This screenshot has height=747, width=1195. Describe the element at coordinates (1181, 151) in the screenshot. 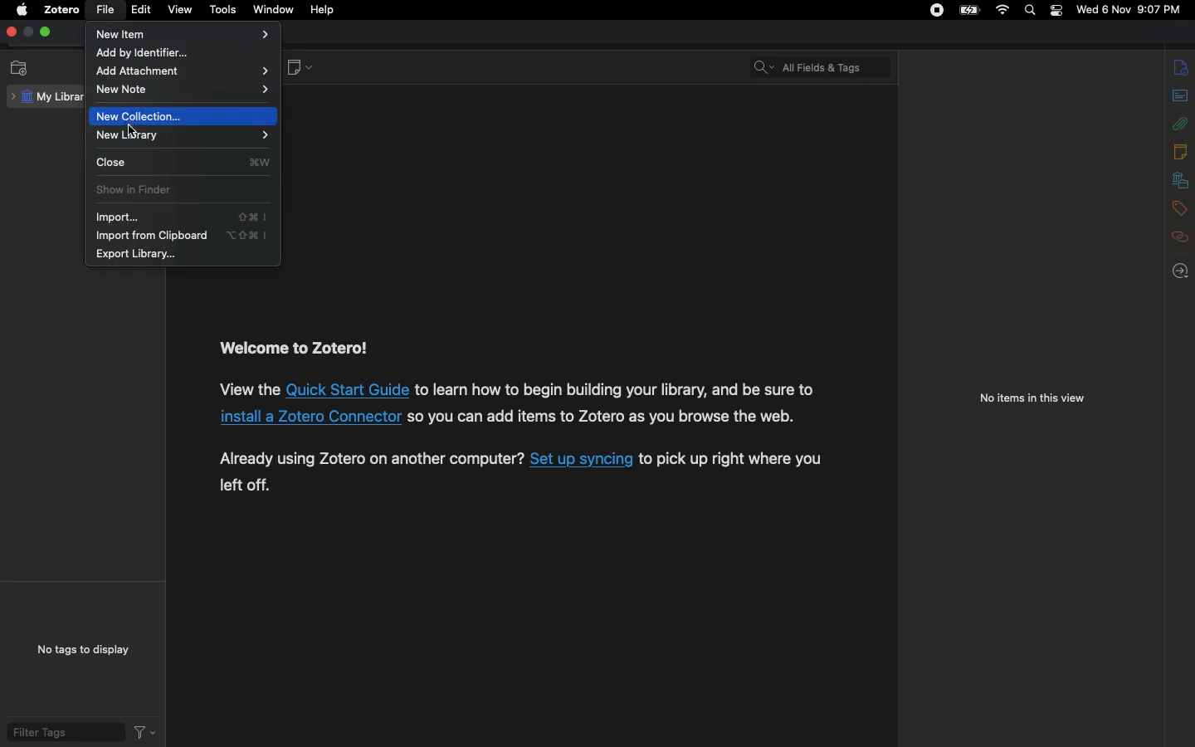

I see `Notes` at that location.